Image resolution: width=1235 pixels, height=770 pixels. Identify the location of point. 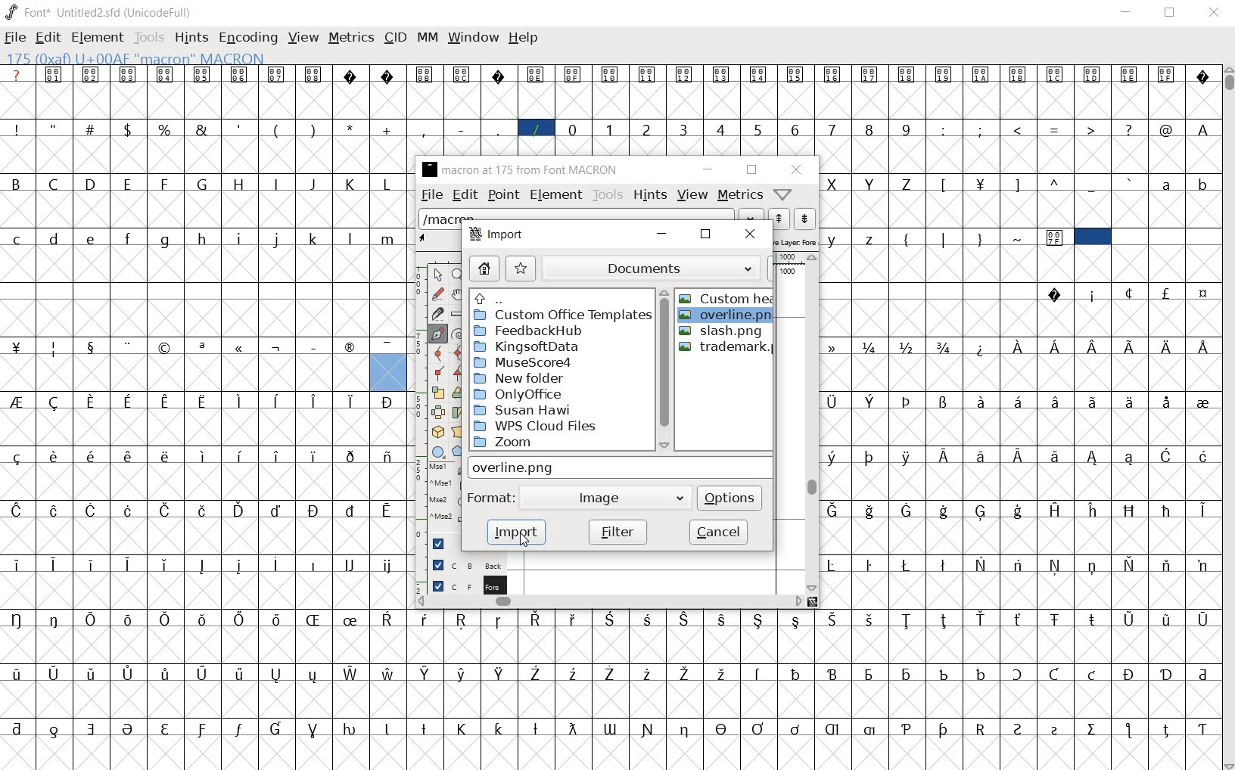
(502, 196).